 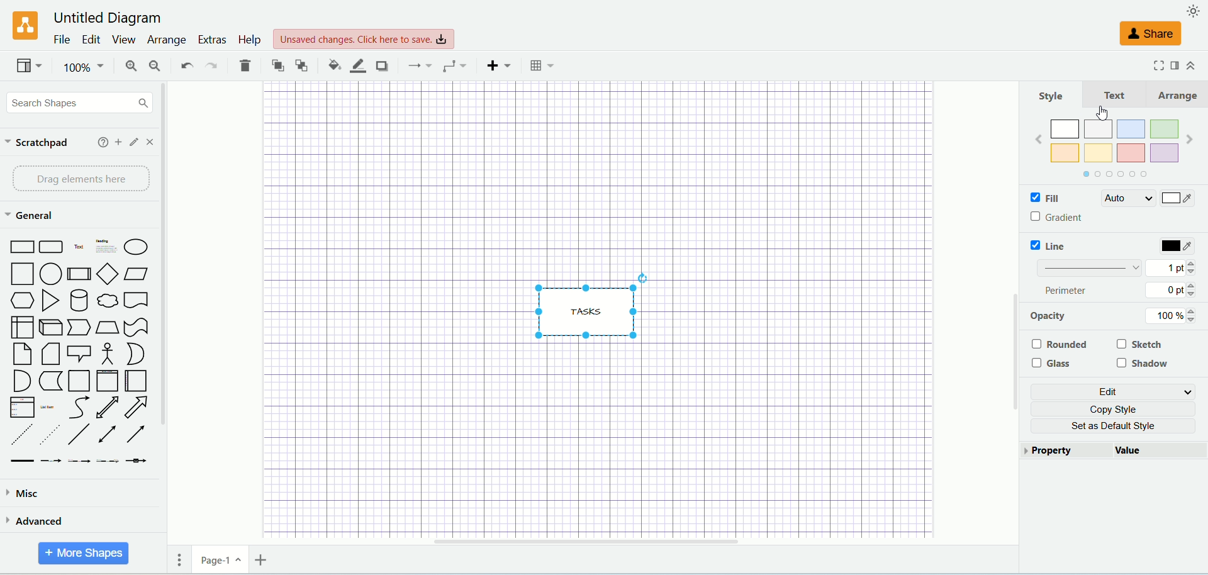 What do you see at coordinates (118, 142) in the screenshot?
I see `add` at bounding box center [118, 142].